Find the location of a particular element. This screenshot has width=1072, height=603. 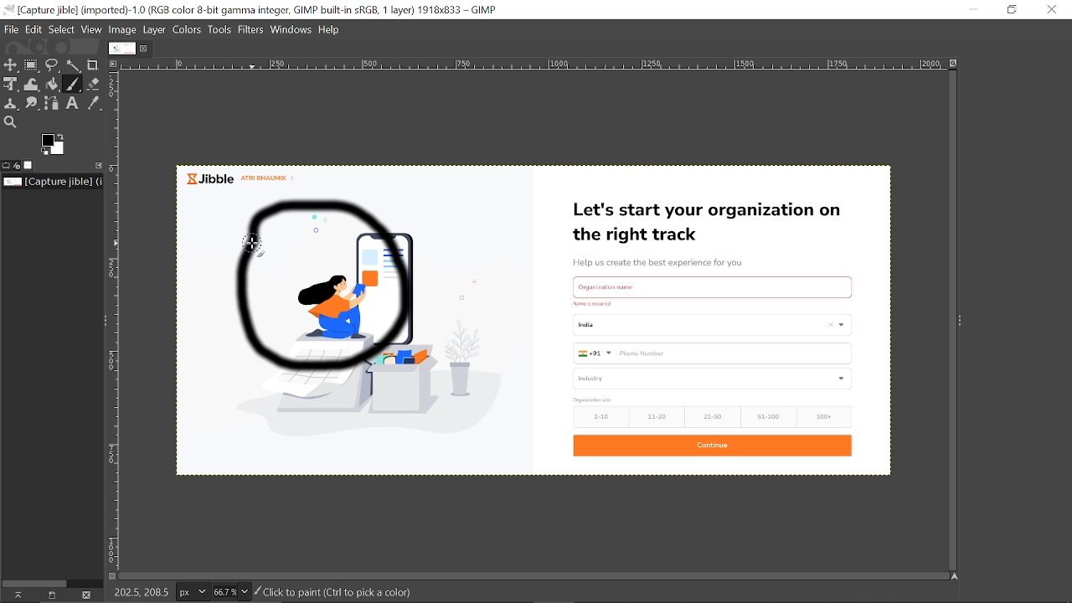

Free select ttol is located at coordinates (54, 66).